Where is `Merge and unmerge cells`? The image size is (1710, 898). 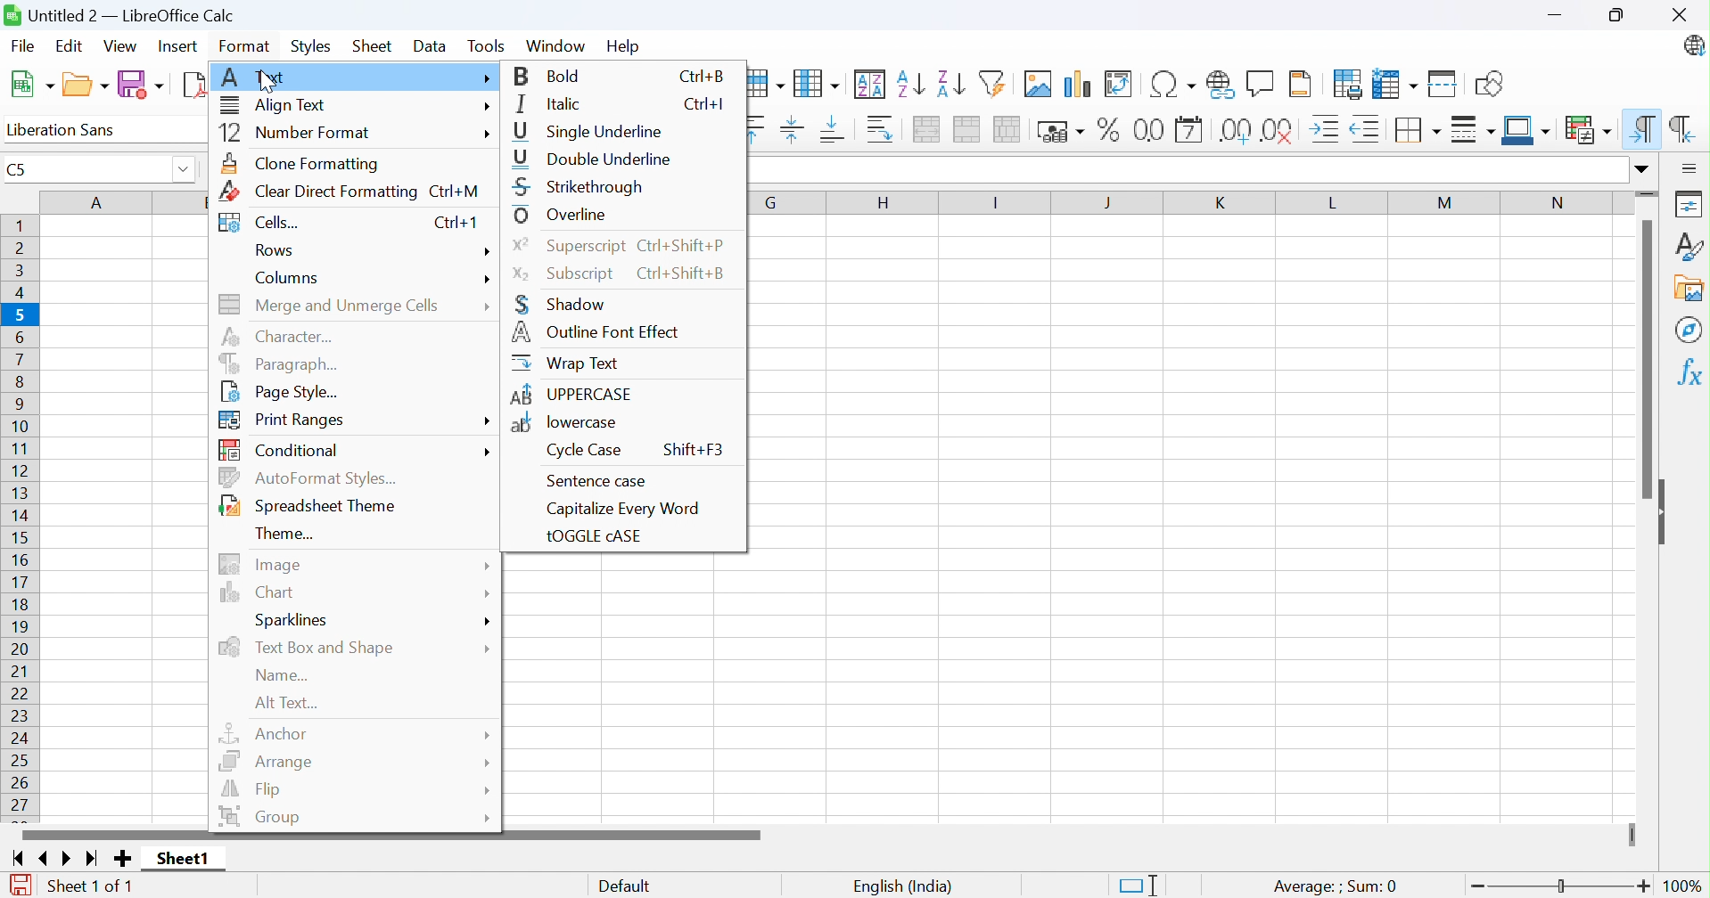 Merge and unmerge cells is located at coordinates (333, 304).